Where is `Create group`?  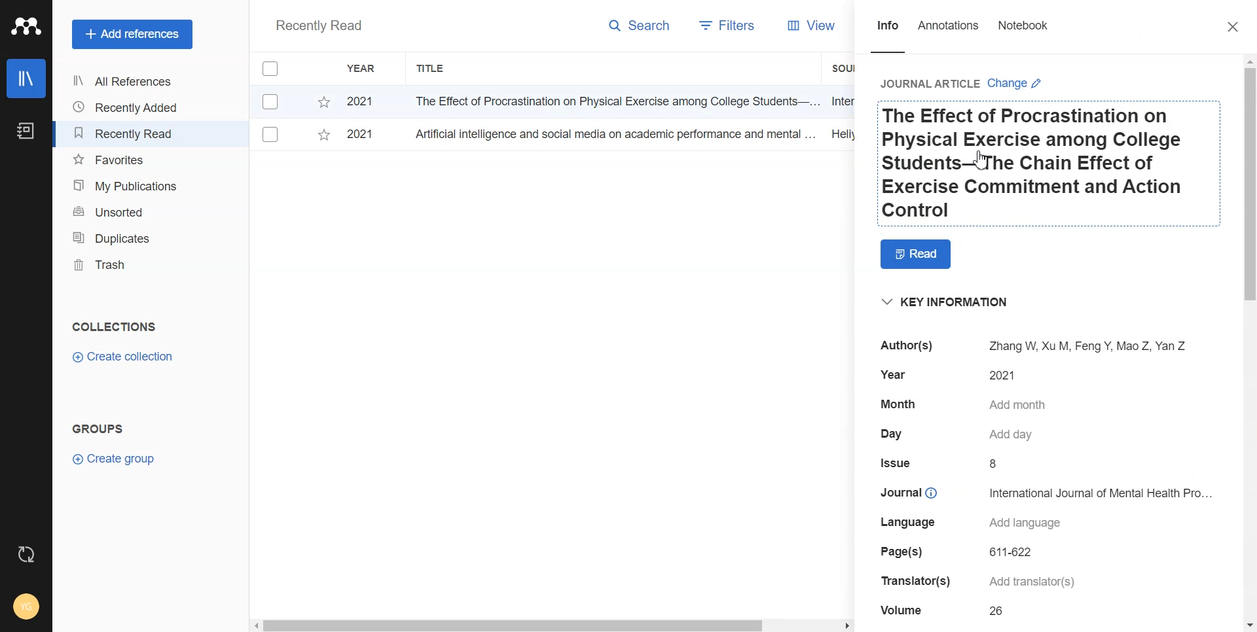
Create group is located at coordinates (115, 457).